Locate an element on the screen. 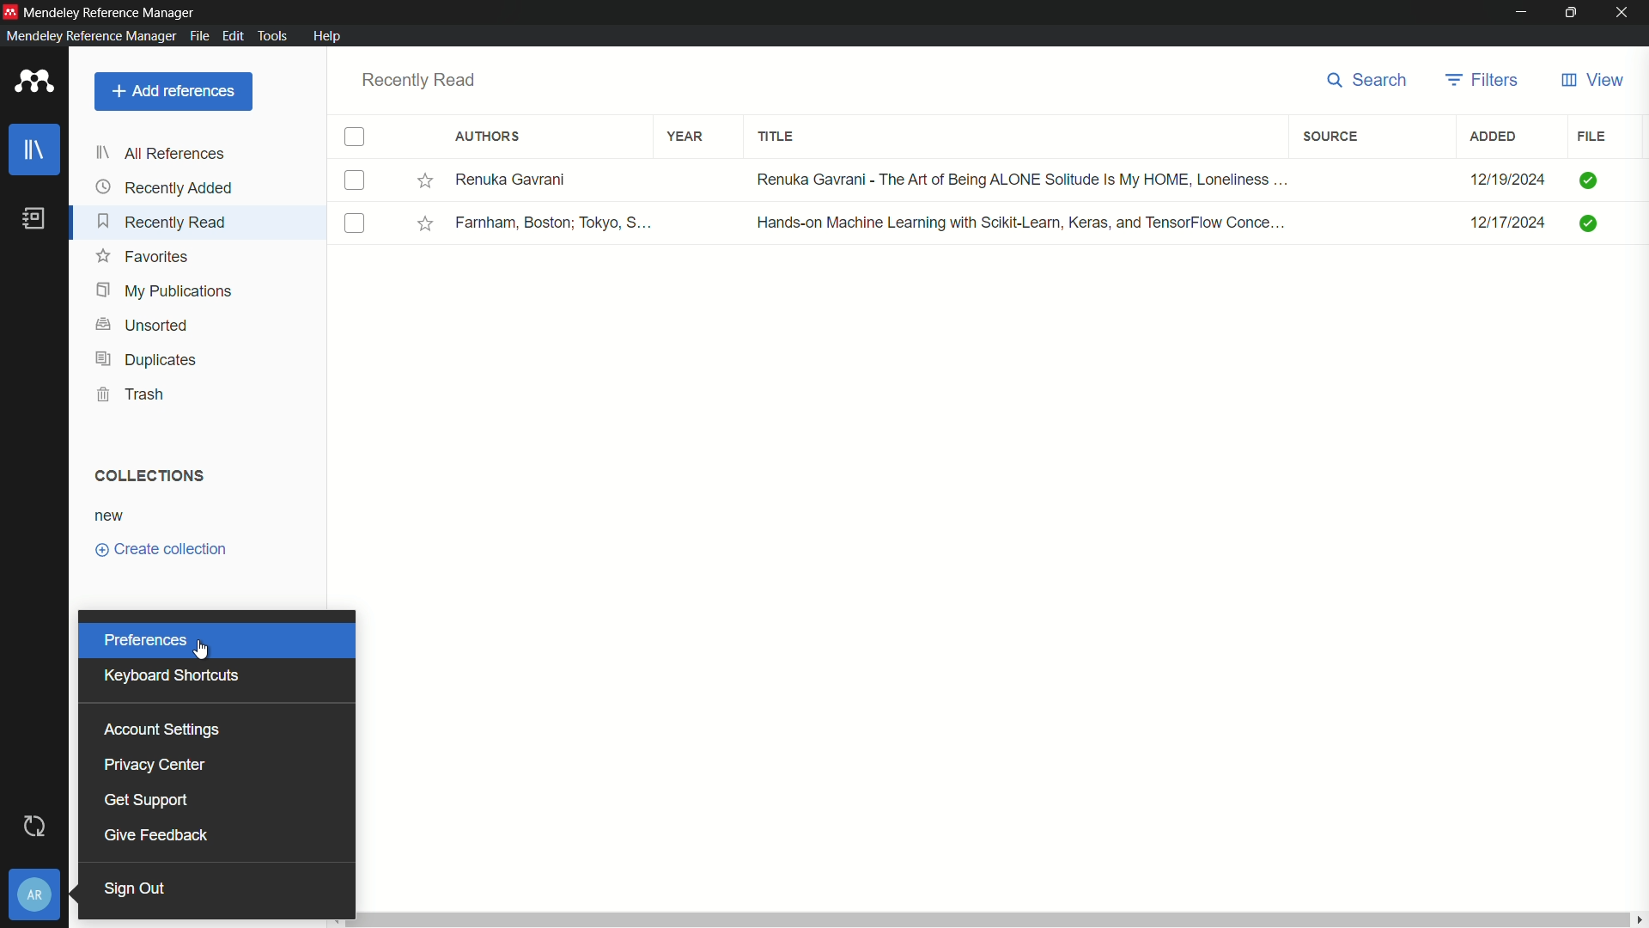 This screenshot has width=1649, height=928. give feedback is located at coordinates (154, 834).